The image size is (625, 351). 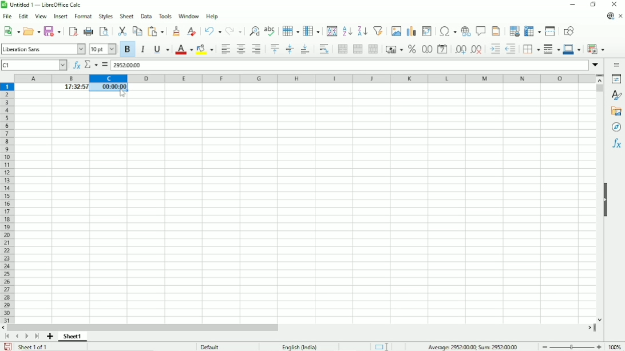 What do you see at coordinates (146, 16) in the screenshot?
I see `Data` at bounding box center [146, 16].